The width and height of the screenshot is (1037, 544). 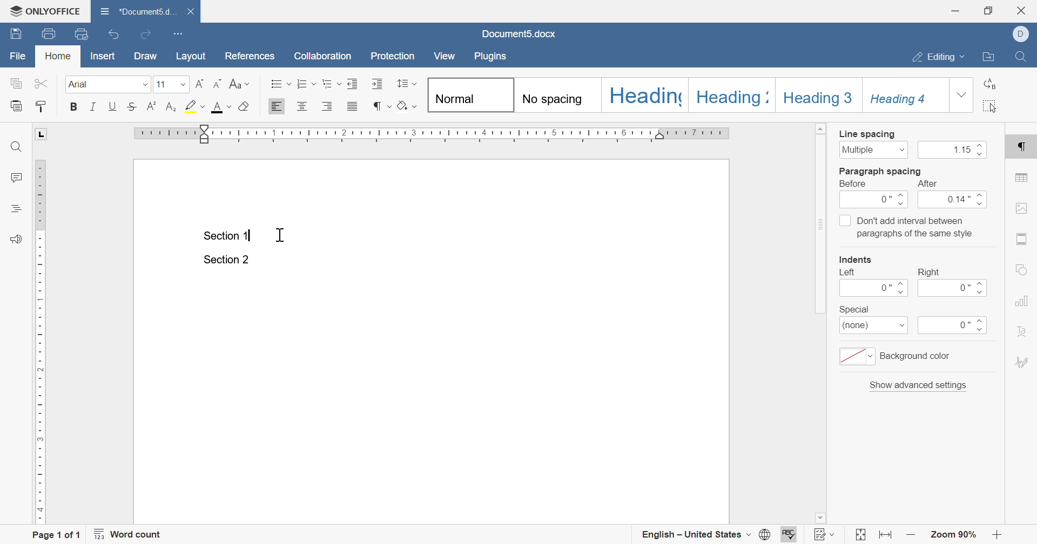 What do you see at coordinates (408, 105) in the screenshot?
I see `shading` at bounding box center [408, 105].